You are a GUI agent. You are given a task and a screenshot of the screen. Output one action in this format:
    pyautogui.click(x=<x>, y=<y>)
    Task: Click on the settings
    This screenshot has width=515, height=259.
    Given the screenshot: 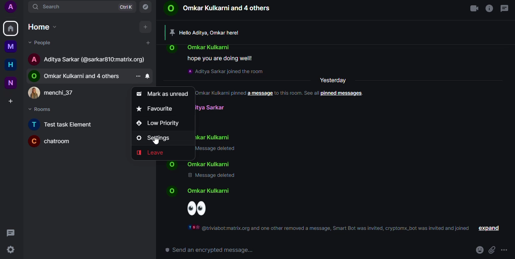 What is the action you would take?
    pyautogui.click(x=158, y=139)
    